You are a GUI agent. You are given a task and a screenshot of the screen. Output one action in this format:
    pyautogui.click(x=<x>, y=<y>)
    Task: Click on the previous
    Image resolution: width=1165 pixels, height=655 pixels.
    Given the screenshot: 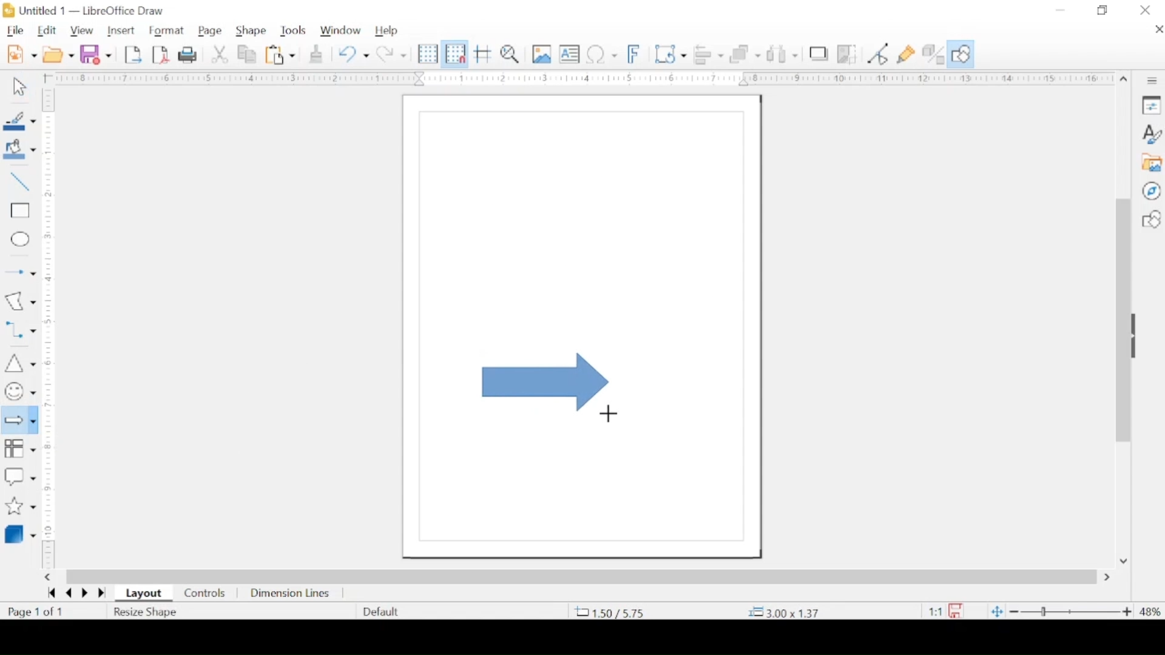 What is the action you would take?
    pyautogui.click(x=67, y=593)
    